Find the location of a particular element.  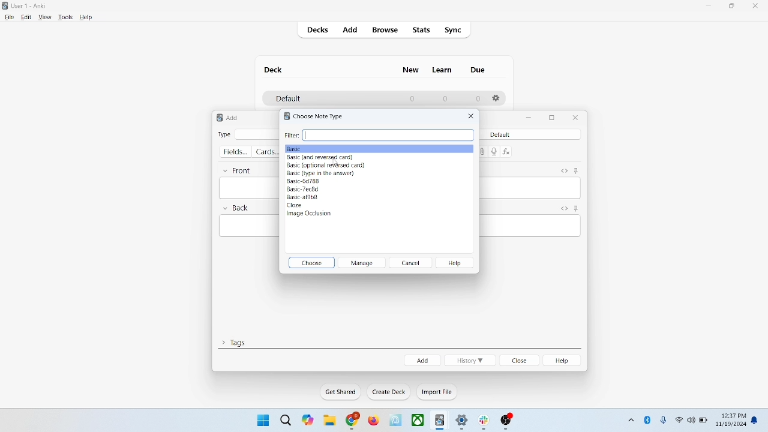

0 is located at coordinates (478, 99).